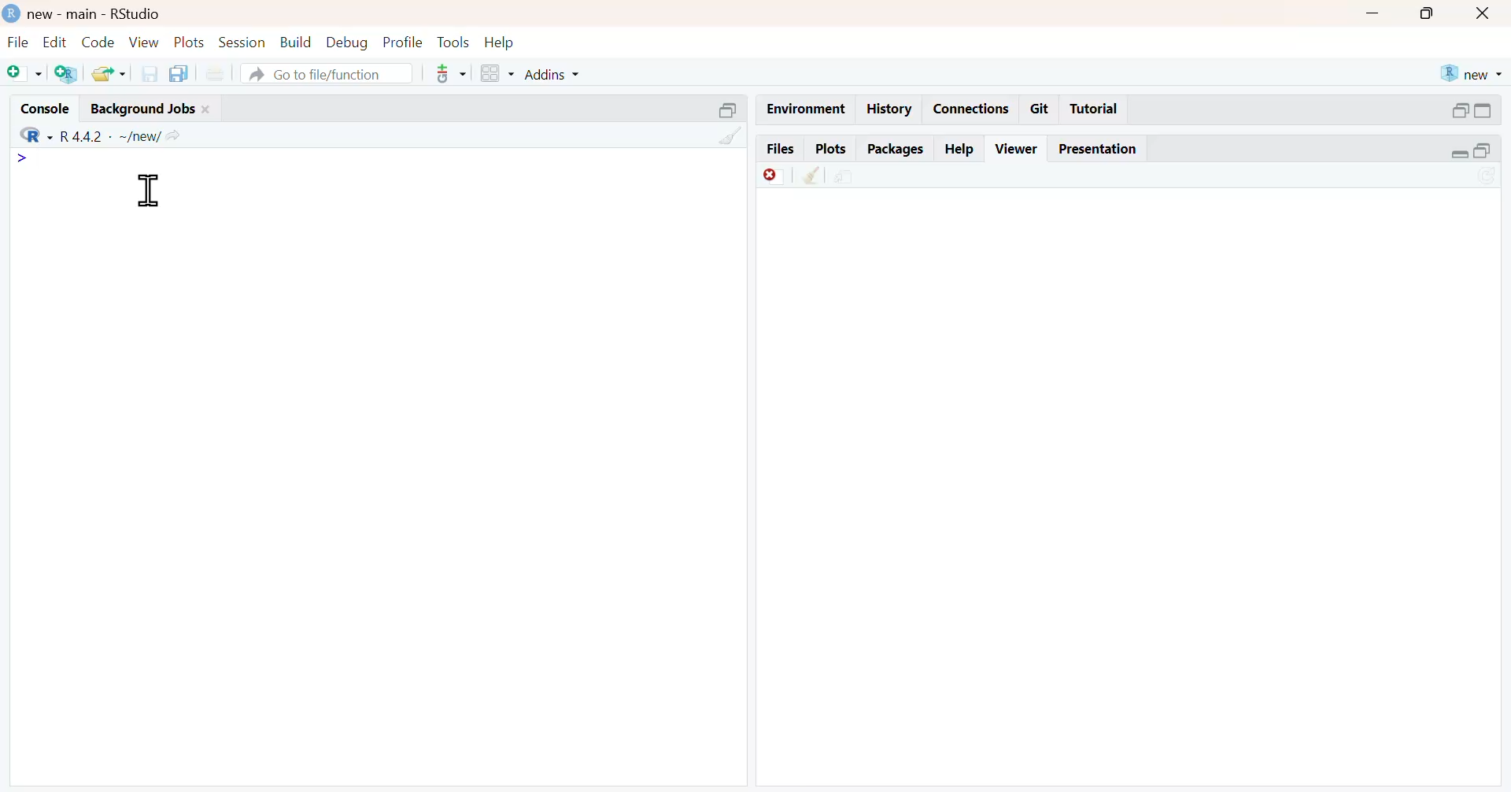  Describe the element at coordinates (830, 148) in the screenshot. I see `plots` at that location.